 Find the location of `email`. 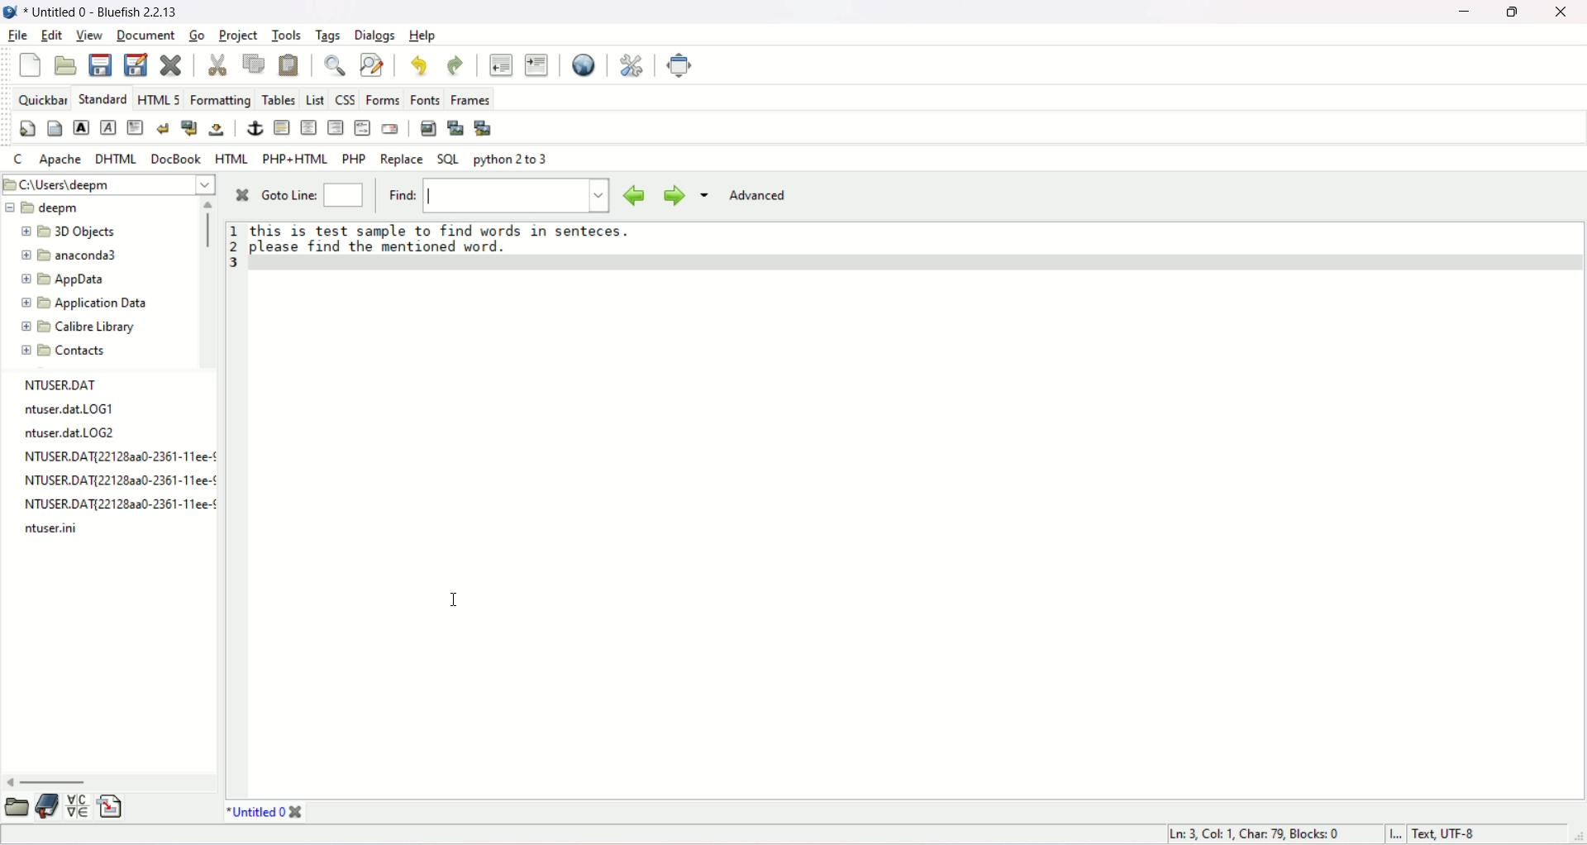

email is located at coordinates (388, 127).